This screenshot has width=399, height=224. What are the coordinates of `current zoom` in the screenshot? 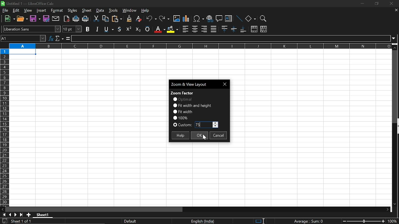 It's located at (393, 222).